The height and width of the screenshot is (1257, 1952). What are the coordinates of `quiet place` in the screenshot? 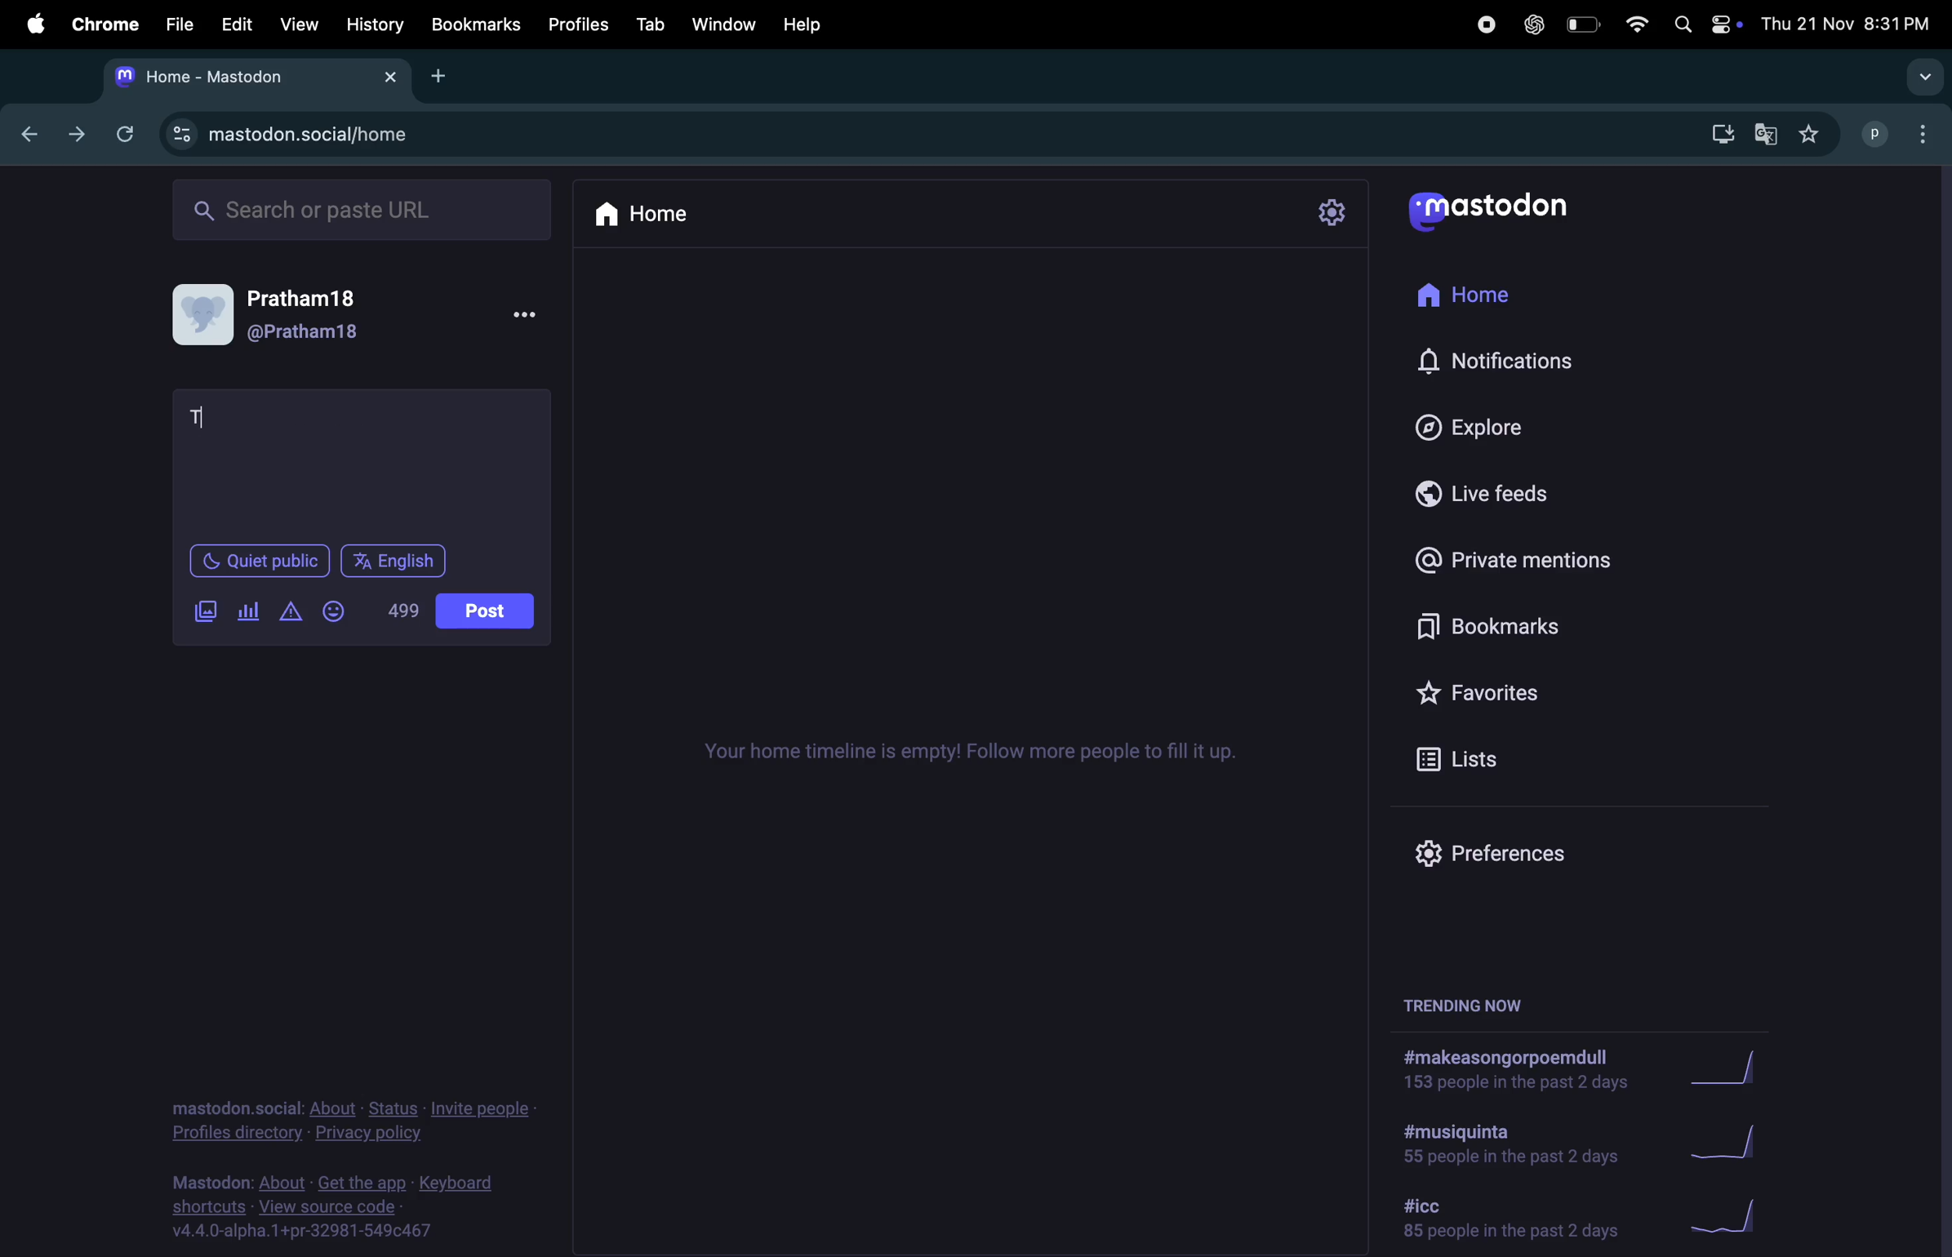 It's located at (266, 558).